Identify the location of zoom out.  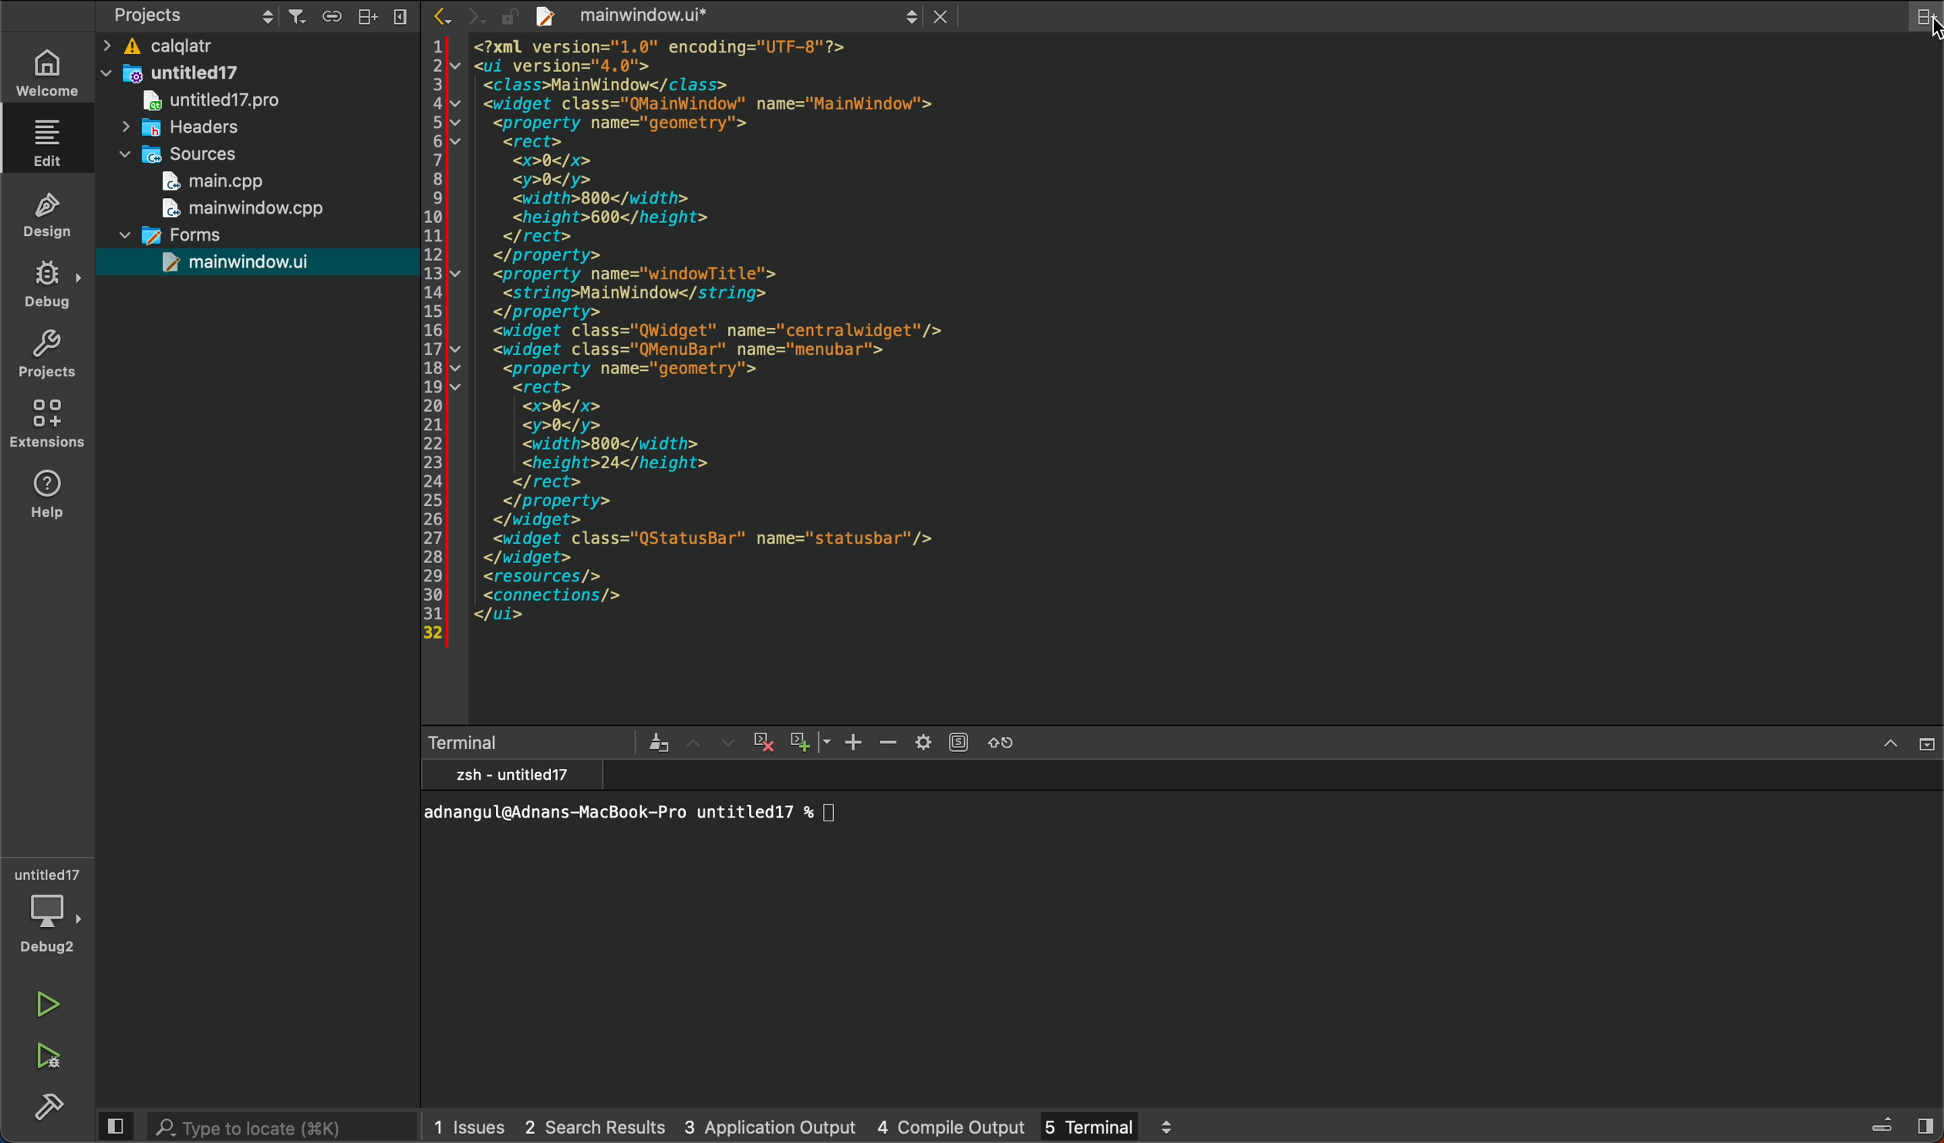
(889, 743).